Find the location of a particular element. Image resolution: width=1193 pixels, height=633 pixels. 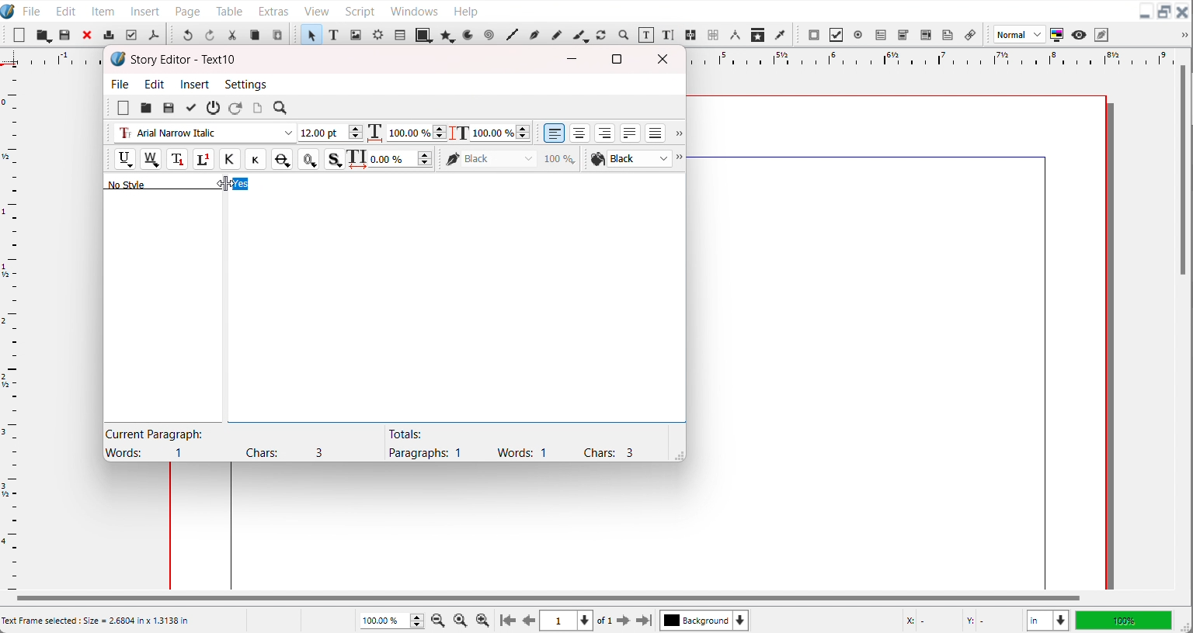

Unlink text frame is located at coordinates (712, 35).